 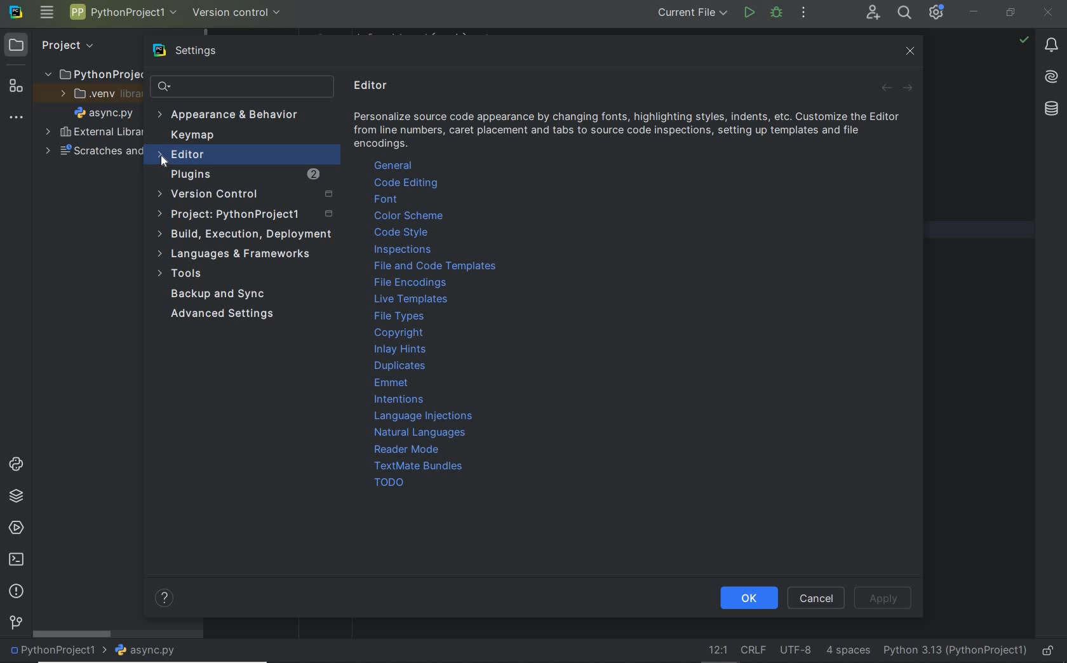 What do you see at coordinates (629, 132) in the screenshot?
I see `Personalize source code appearance by changing fonts, highlighting styles, indents, etc. Customize the Editor from line numbers, caret placement and tabs to source code inspections, setting up templates and file encodings.` at bounding box center [629, 132].